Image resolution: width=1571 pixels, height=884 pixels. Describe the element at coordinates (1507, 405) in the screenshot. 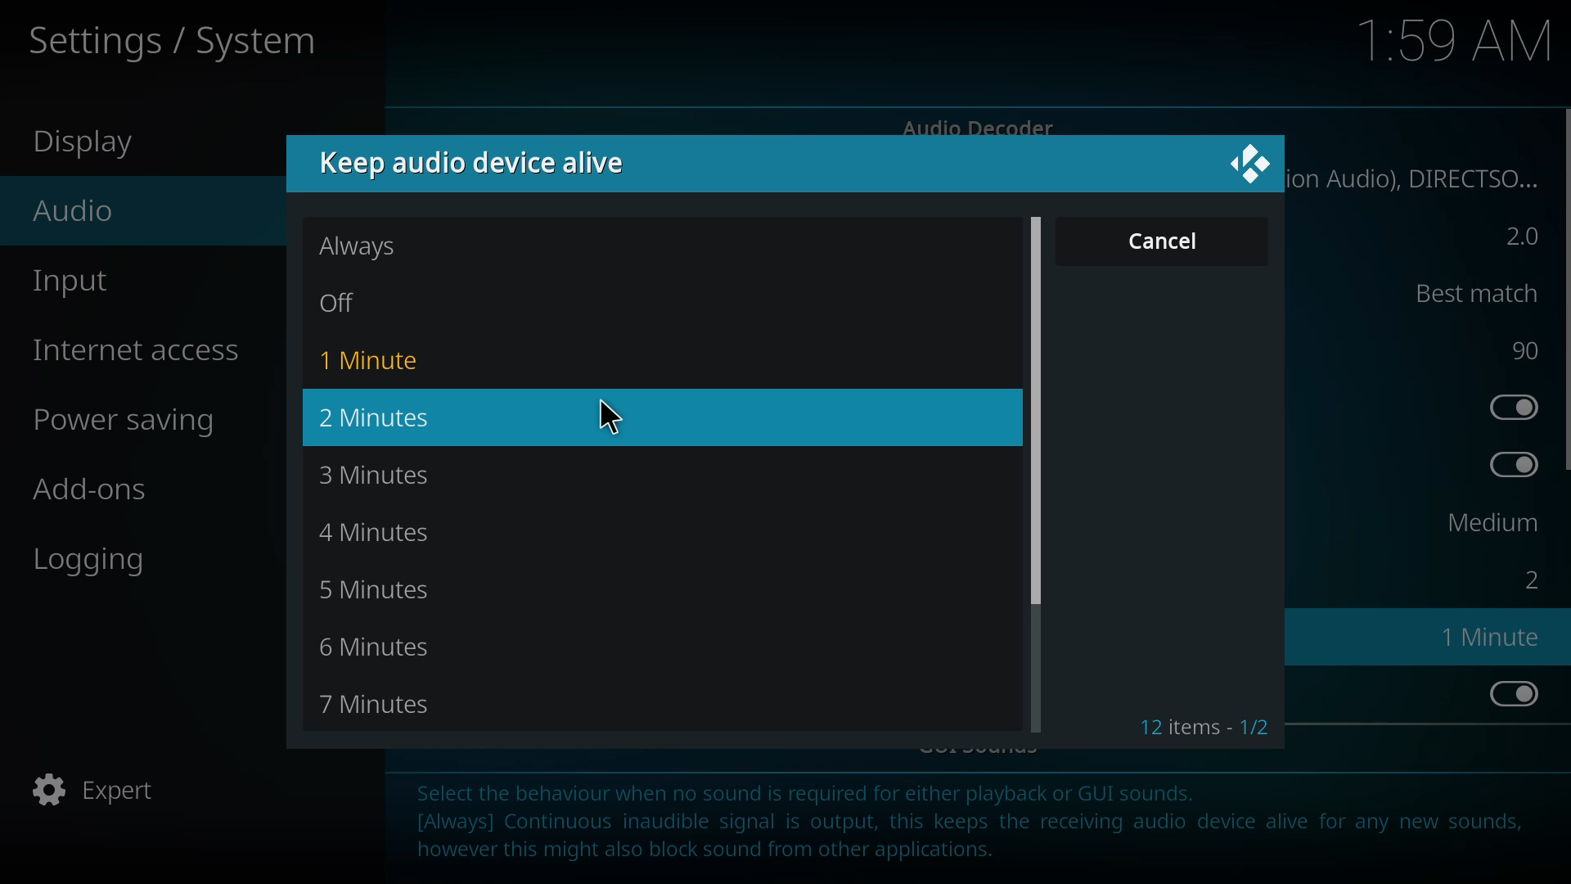

I see `enabled` at that location.